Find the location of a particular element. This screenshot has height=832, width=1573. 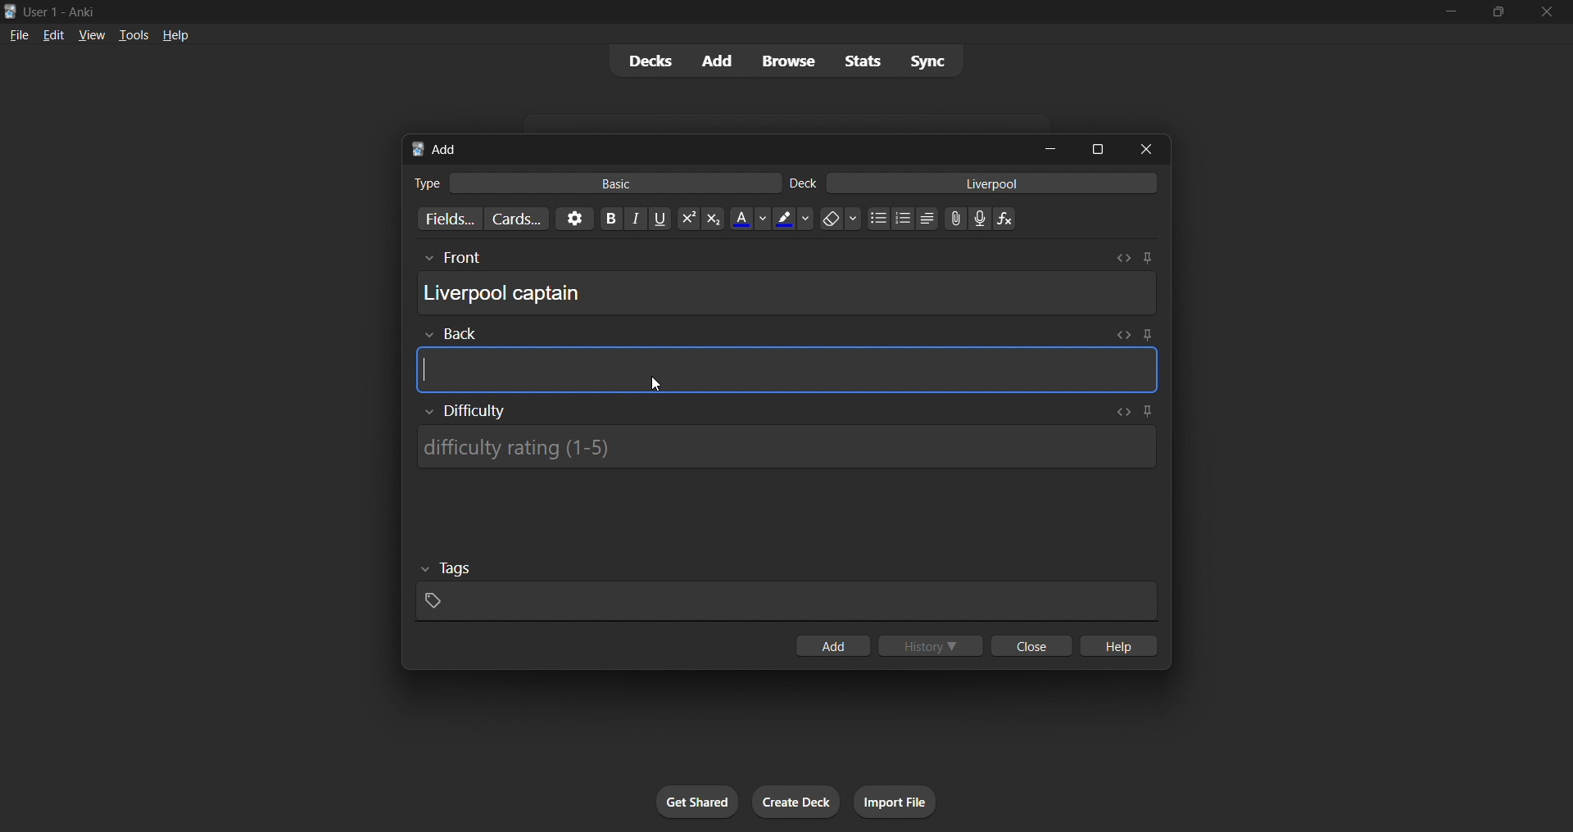

Superscript is located at coordinates (688, 219).